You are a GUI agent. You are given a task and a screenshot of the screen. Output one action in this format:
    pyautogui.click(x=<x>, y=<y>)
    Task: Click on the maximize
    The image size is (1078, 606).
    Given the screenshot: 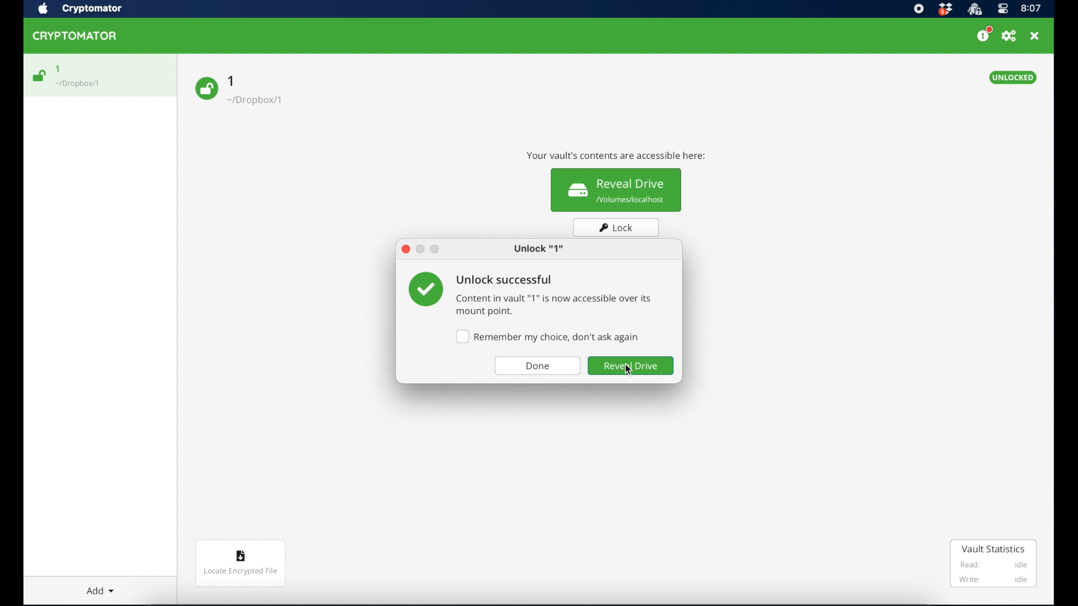 What is the action you would take?
    pyautogui.click(x=436, y=249)
    